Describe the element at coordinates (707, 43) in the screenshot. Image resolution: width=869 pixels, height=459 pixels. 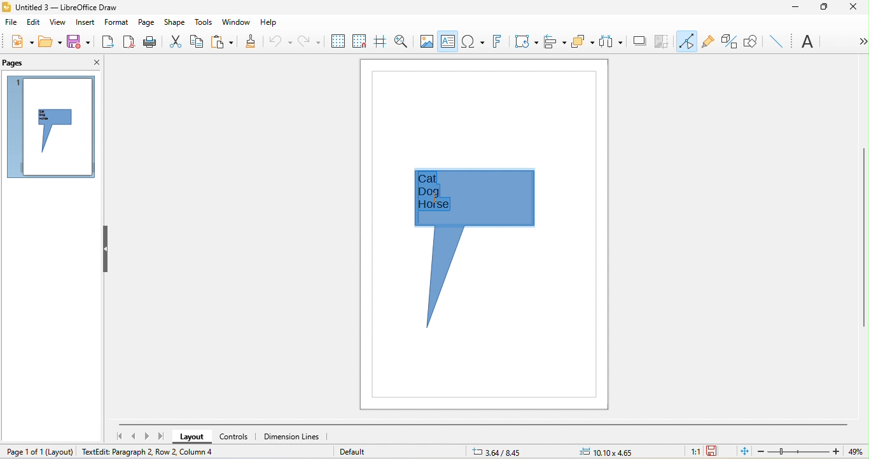
I see `gluepoint function` at that location.